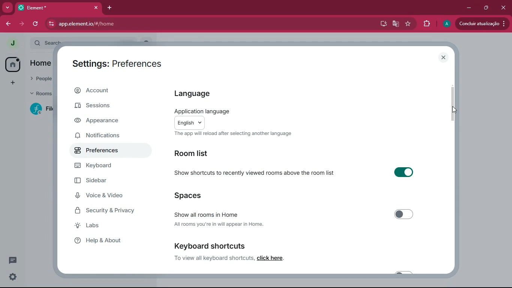  Describe the element at coordinates (82, 152) in the screenshot. I see `cursor` at that location.